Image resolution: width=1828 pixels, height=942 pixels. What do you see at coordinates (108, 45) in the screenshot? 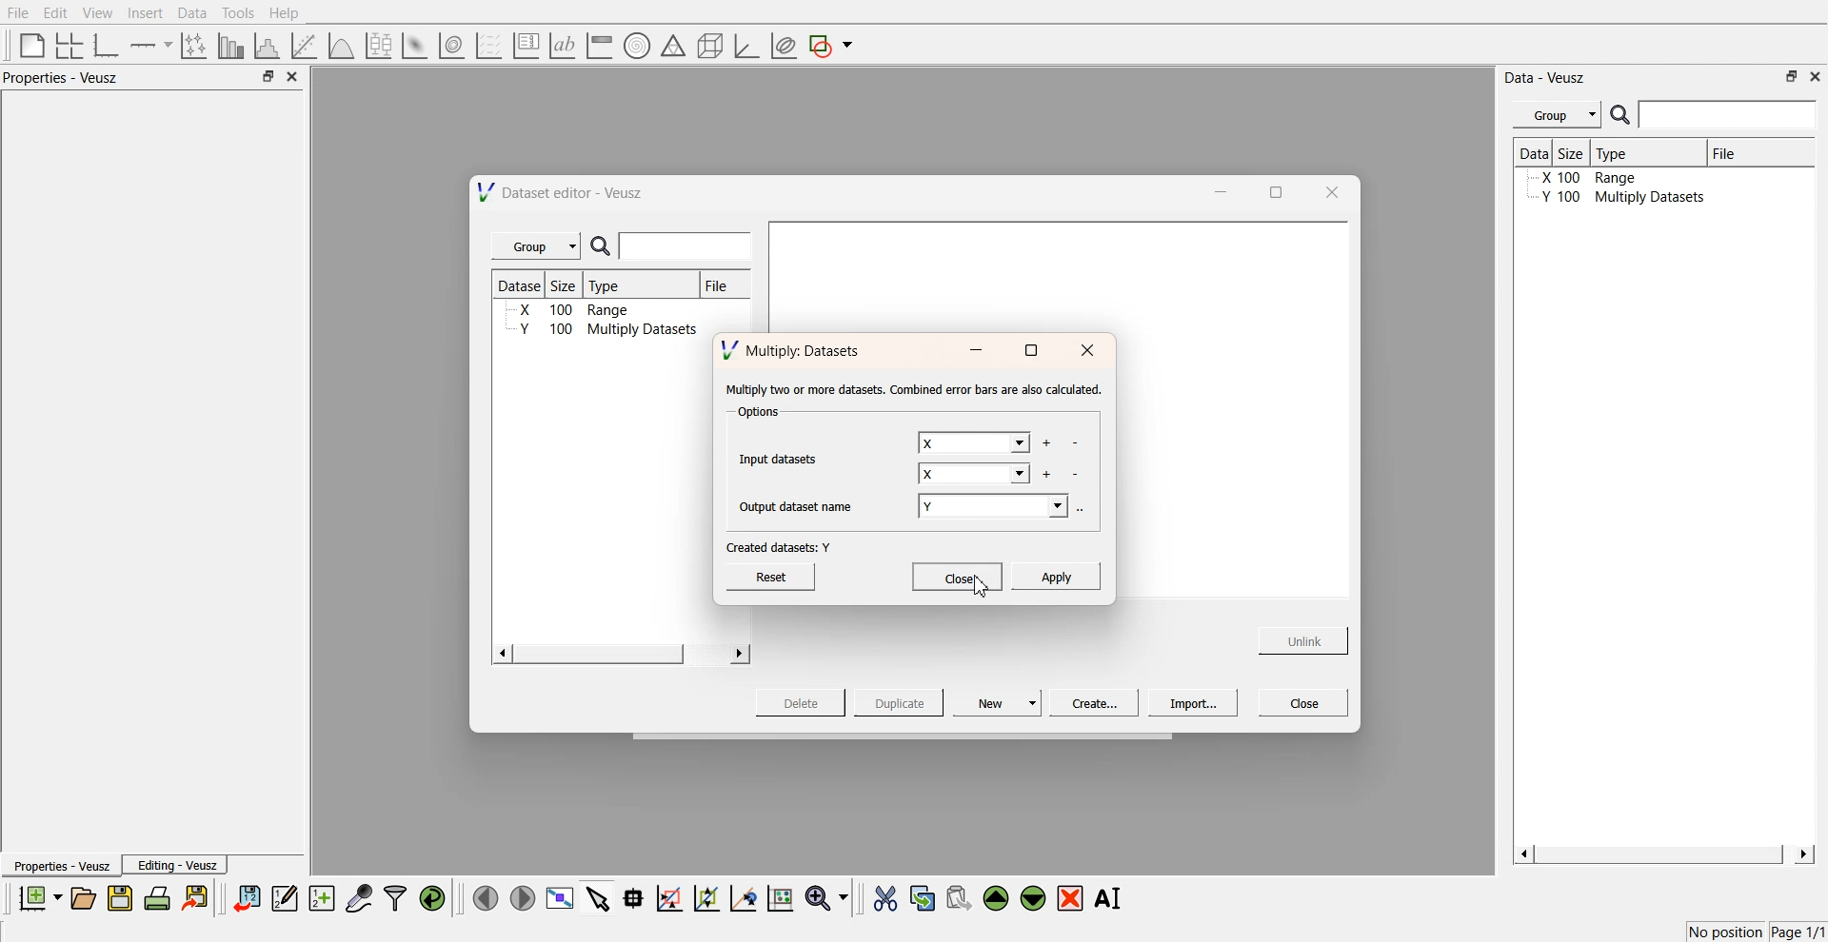
I see `base graphs` at bounding box center [108, 45].